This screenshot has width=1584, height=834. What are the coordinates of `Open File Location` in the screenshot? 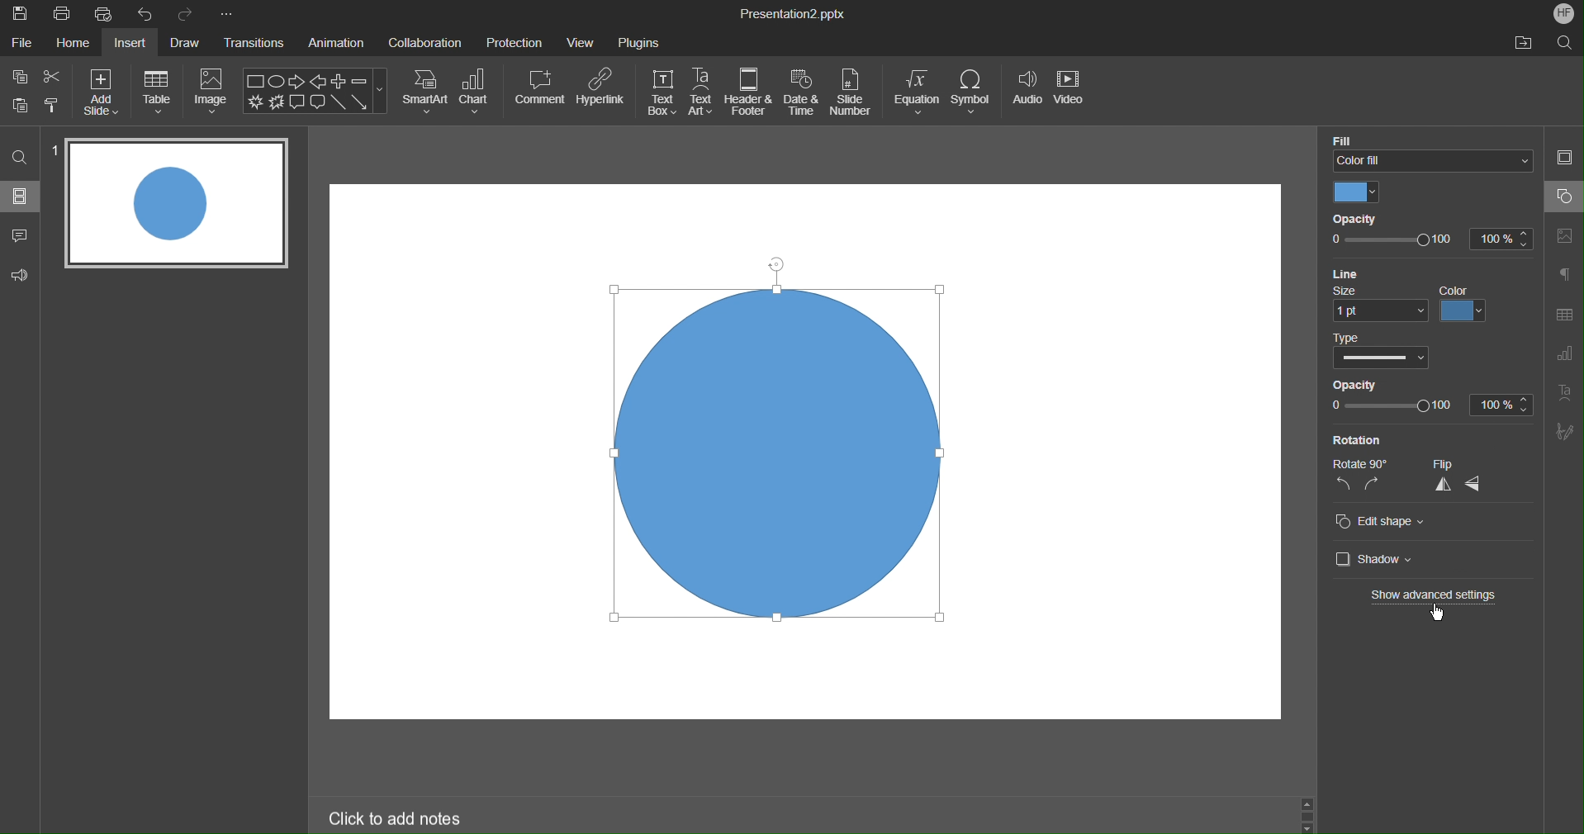 It's located at (1523, 44).